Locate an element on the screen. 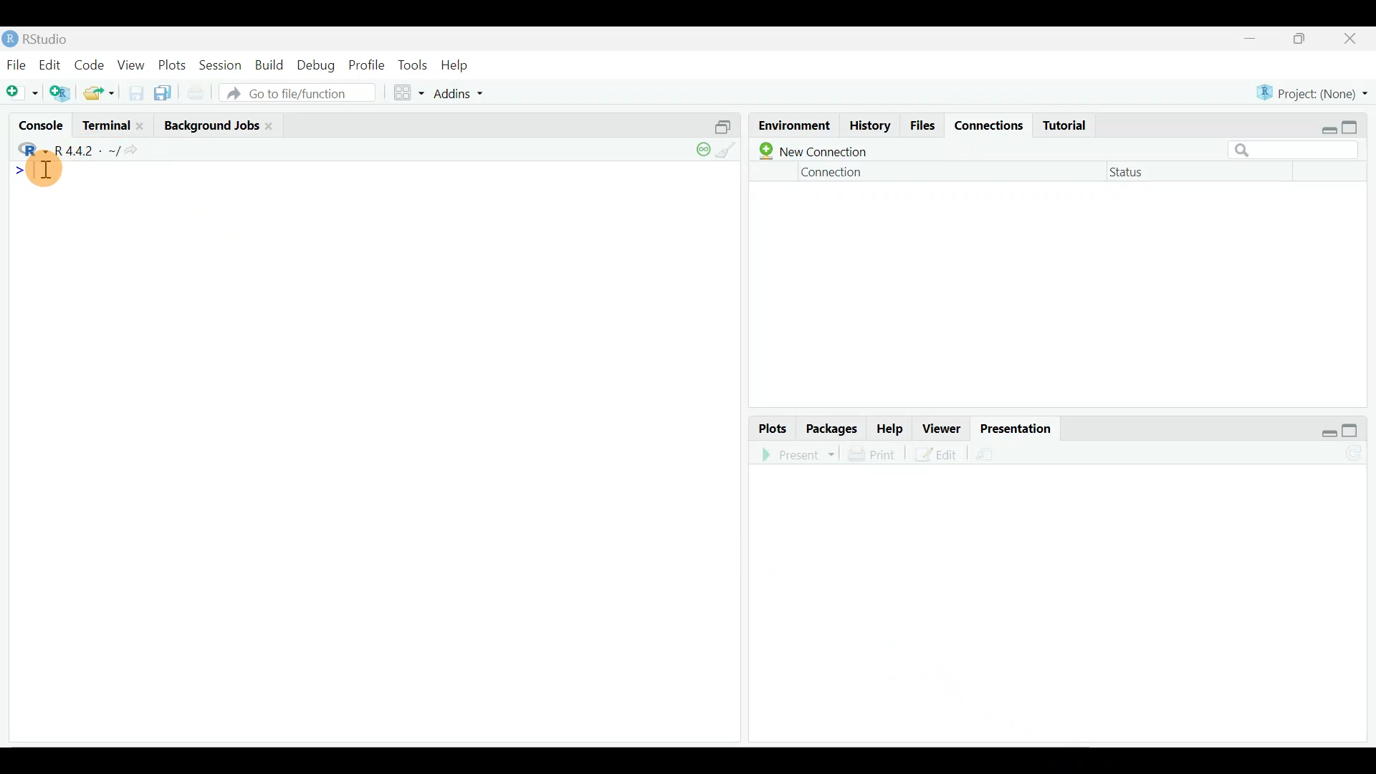 This screenshot has height=774, width=1376. RStudio is located at coordinates (40, 40).